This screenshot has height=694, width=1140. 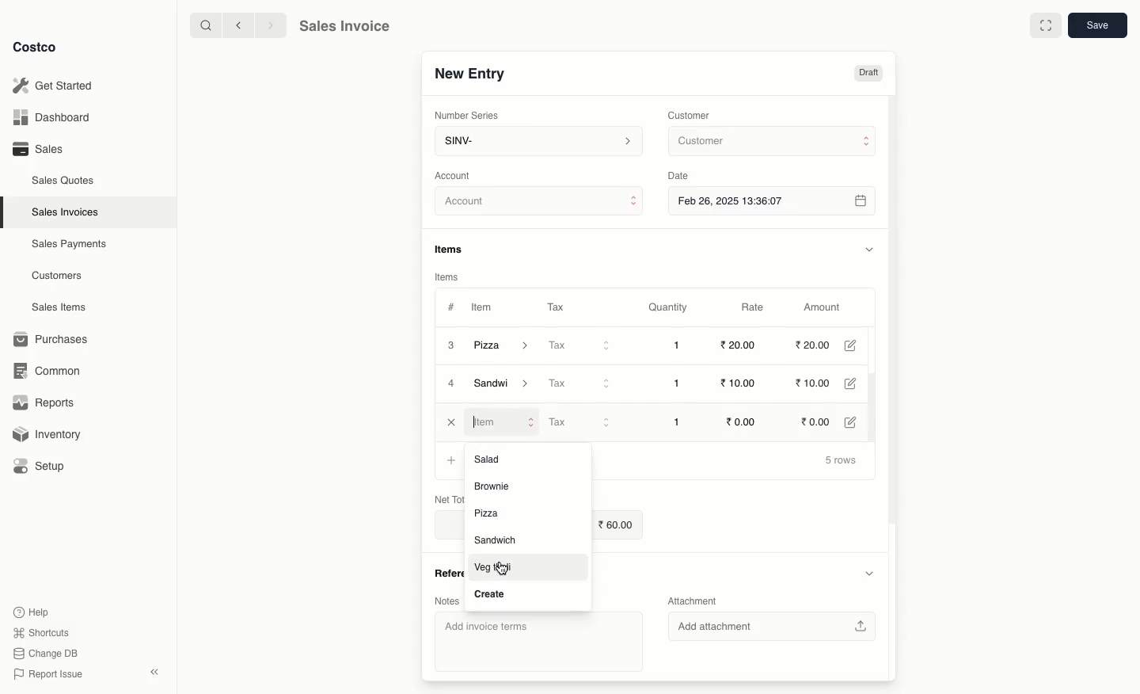 What do you see at coordinates (868, 574) in the screenshot?
I see `Hide` at bounding box center [868, 574].